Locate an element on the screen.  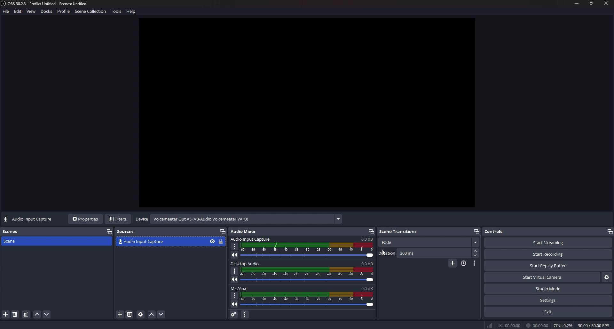
volume adjust is located at coordinates (308, 249).